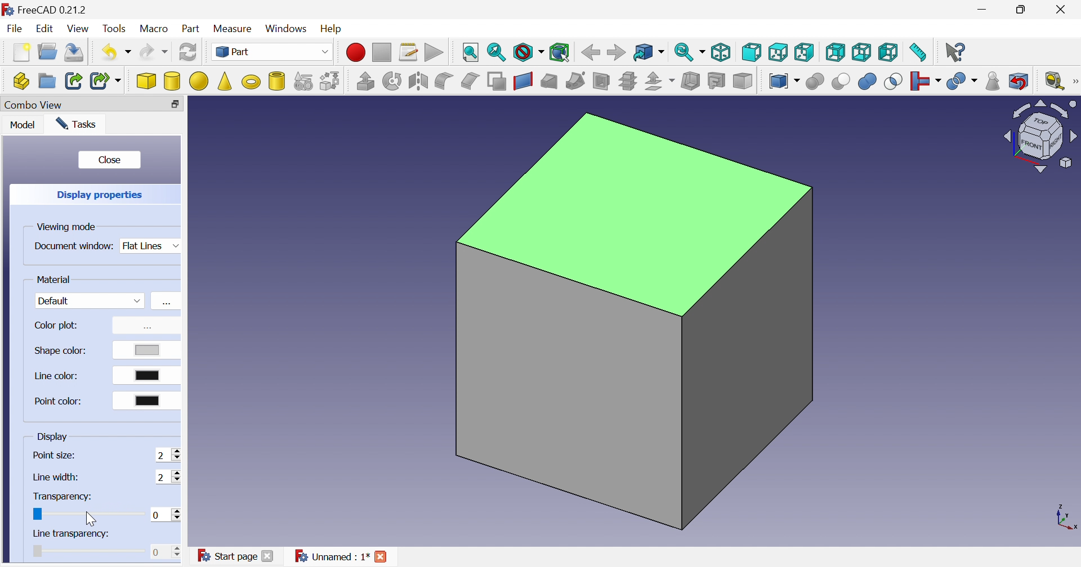  Describe the element at coordinates (193, 29) in the screenshot. I see `Part` at that location.